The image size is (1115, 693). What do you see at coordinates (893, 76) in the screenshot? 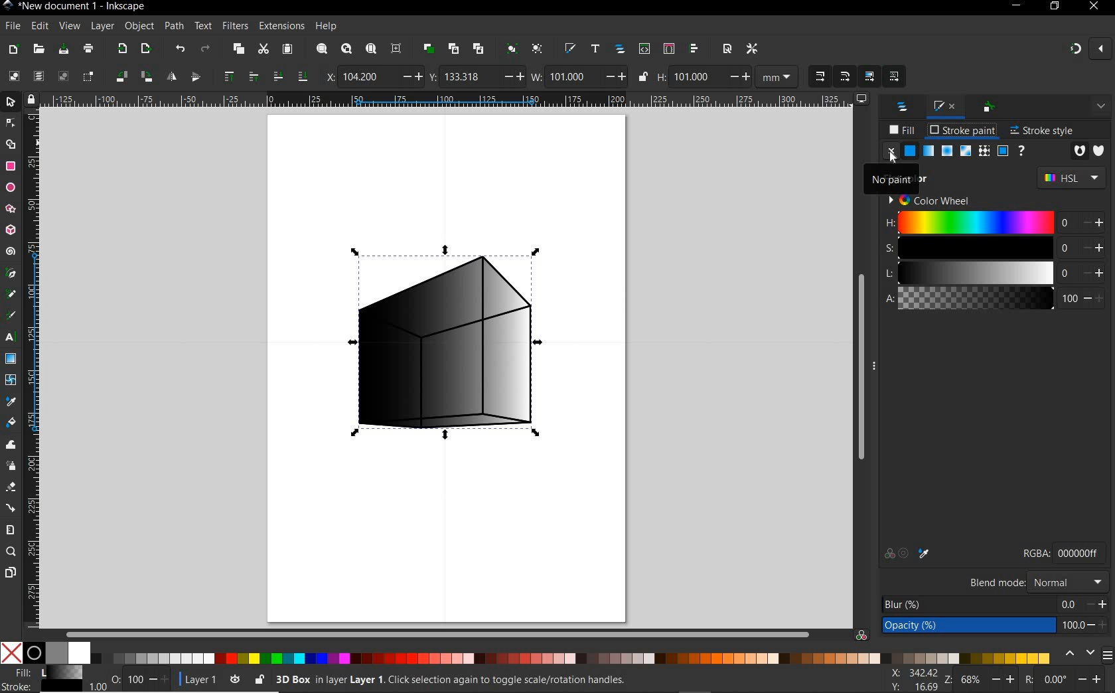
I see `MOVE PATTERNS` at bounding box center [893, 76].